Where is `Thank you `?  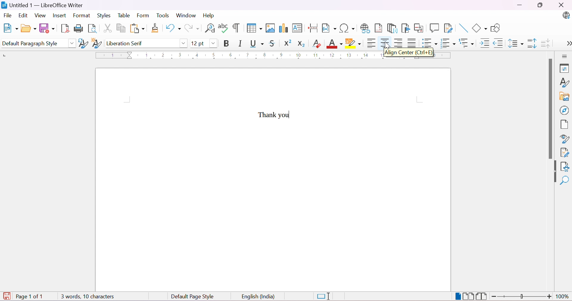
Thank you  is located at coordinates (276, 114).